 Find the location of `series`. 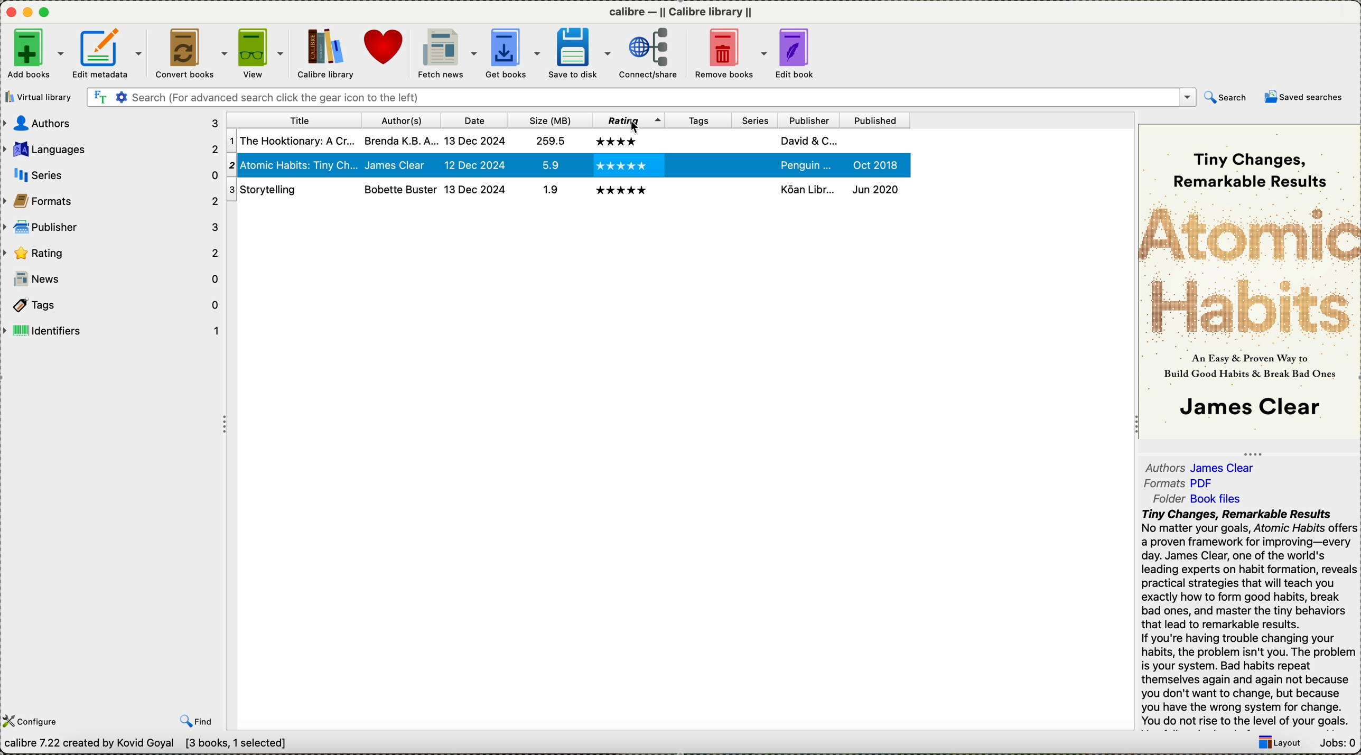

series is located at coordinates (113, 175).